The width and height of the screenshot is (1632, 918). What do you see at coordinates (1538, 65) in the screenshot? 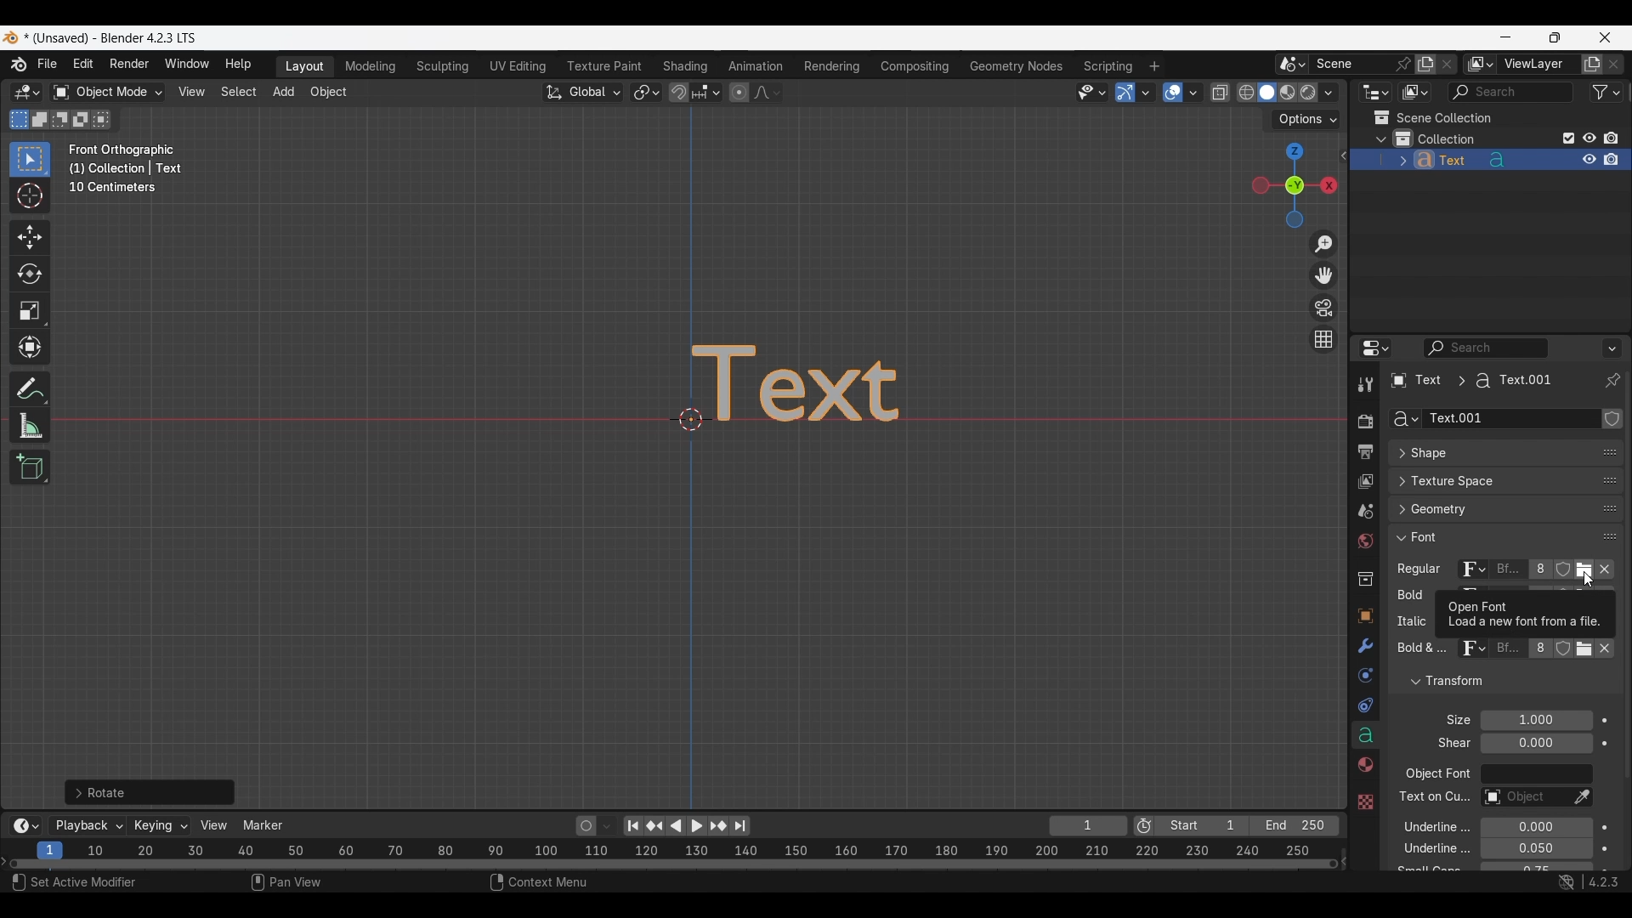
I see `Name view layer` at bounding box center [1538, 65].